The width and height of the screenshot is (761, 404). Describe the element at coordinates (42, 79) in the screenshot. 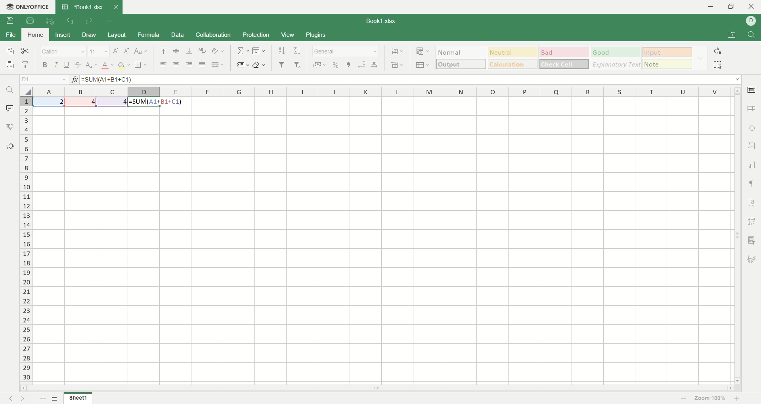

I see `cell name` at that location.